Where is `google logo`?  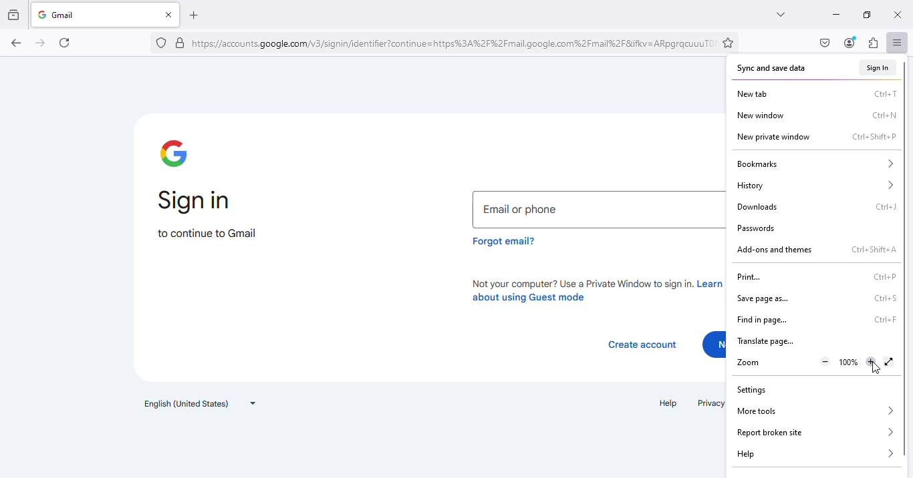
google logo is located at coordinates (174, 153).